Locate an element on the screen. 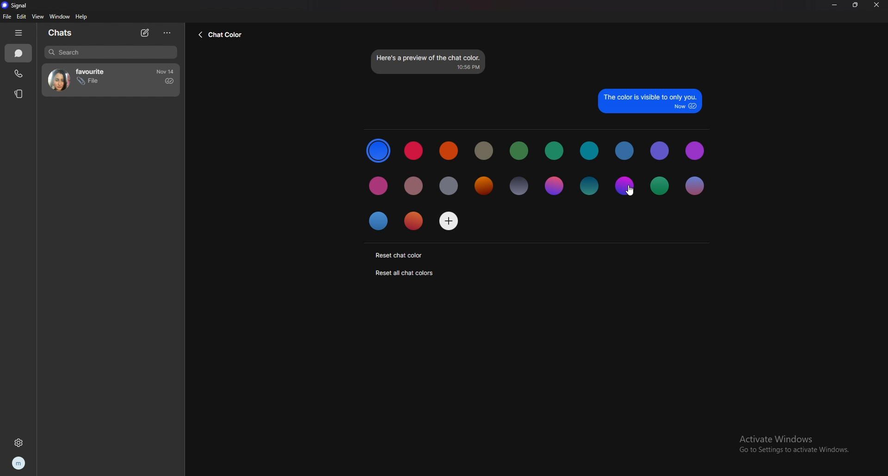 The height and width of the screenshot is (476, 888). chats is located at coordinates (18, 53).